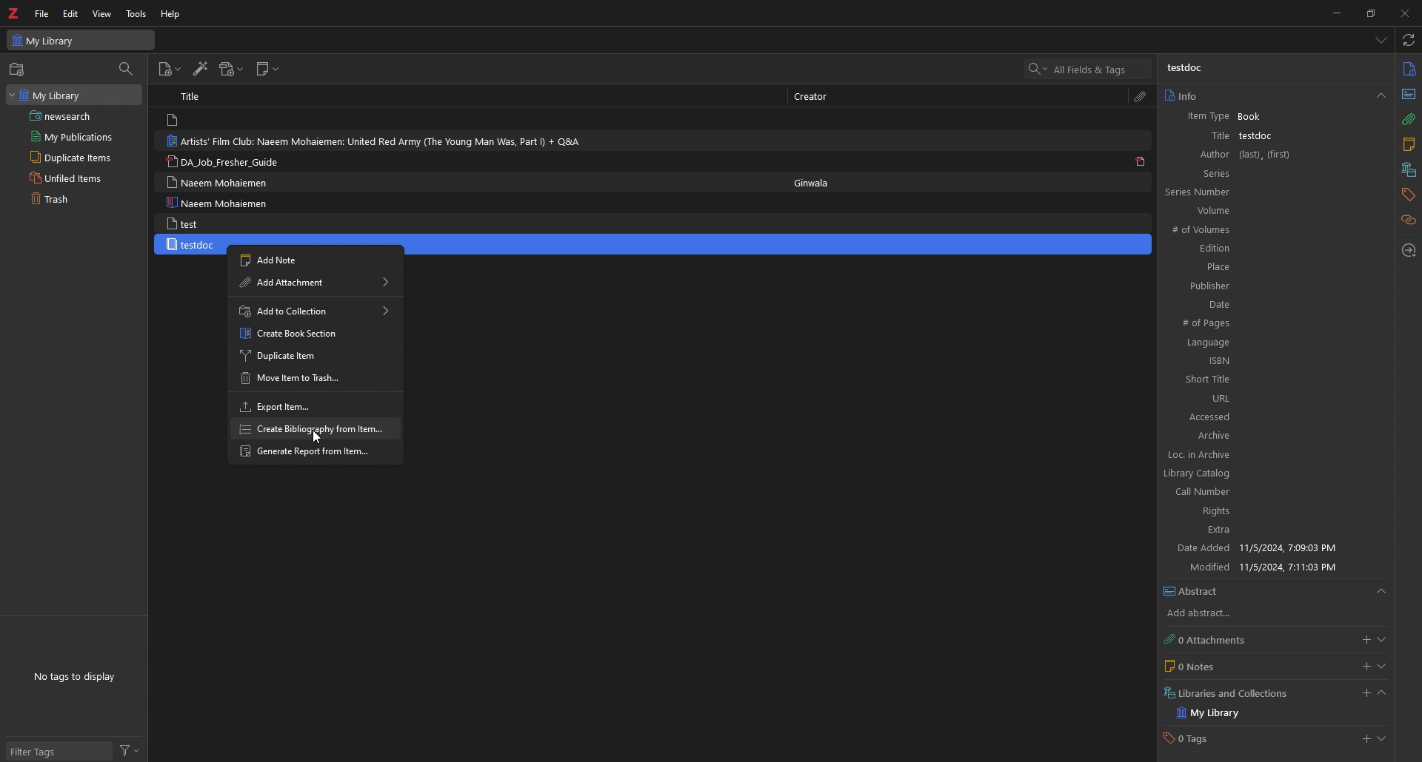 The height and width of the screenshot is (762, 1422). What do you see at coordinates (316, 377) in the screenshot?
I see `move item to trash` at bounding box center [316, 377].